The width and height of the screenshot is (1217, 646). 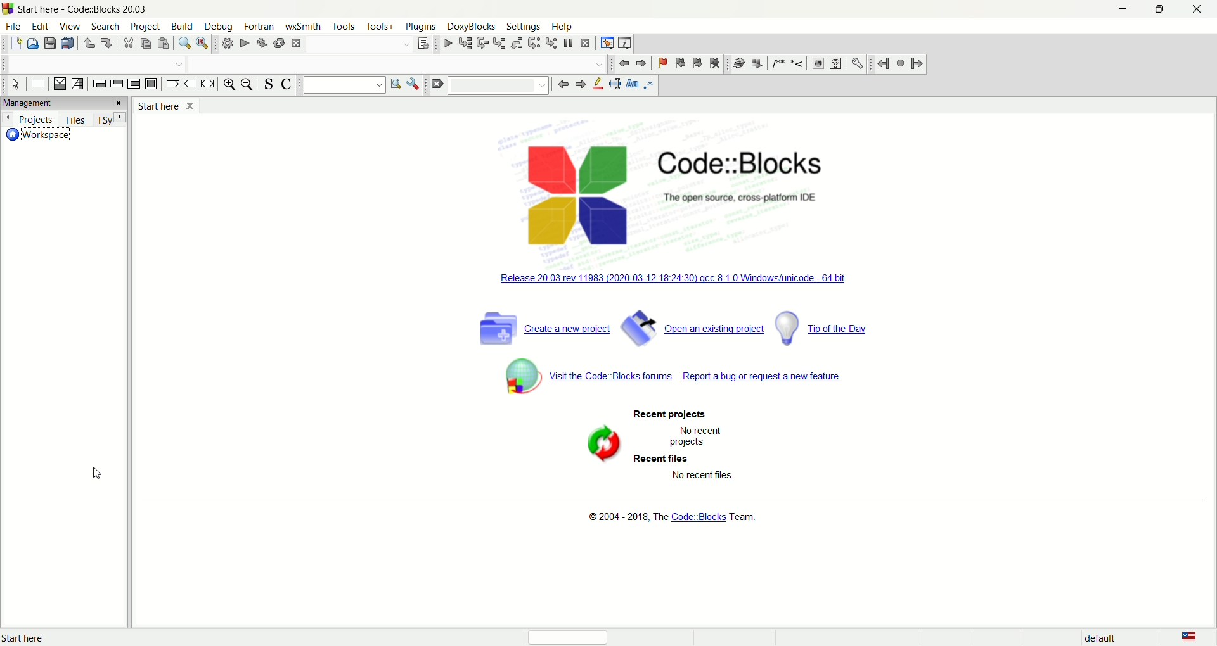 I want to click on recent project, so click(x=674, y=414).